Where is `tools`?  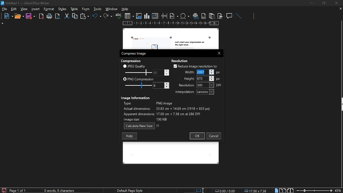 tools is located at coordinates (50, 9).